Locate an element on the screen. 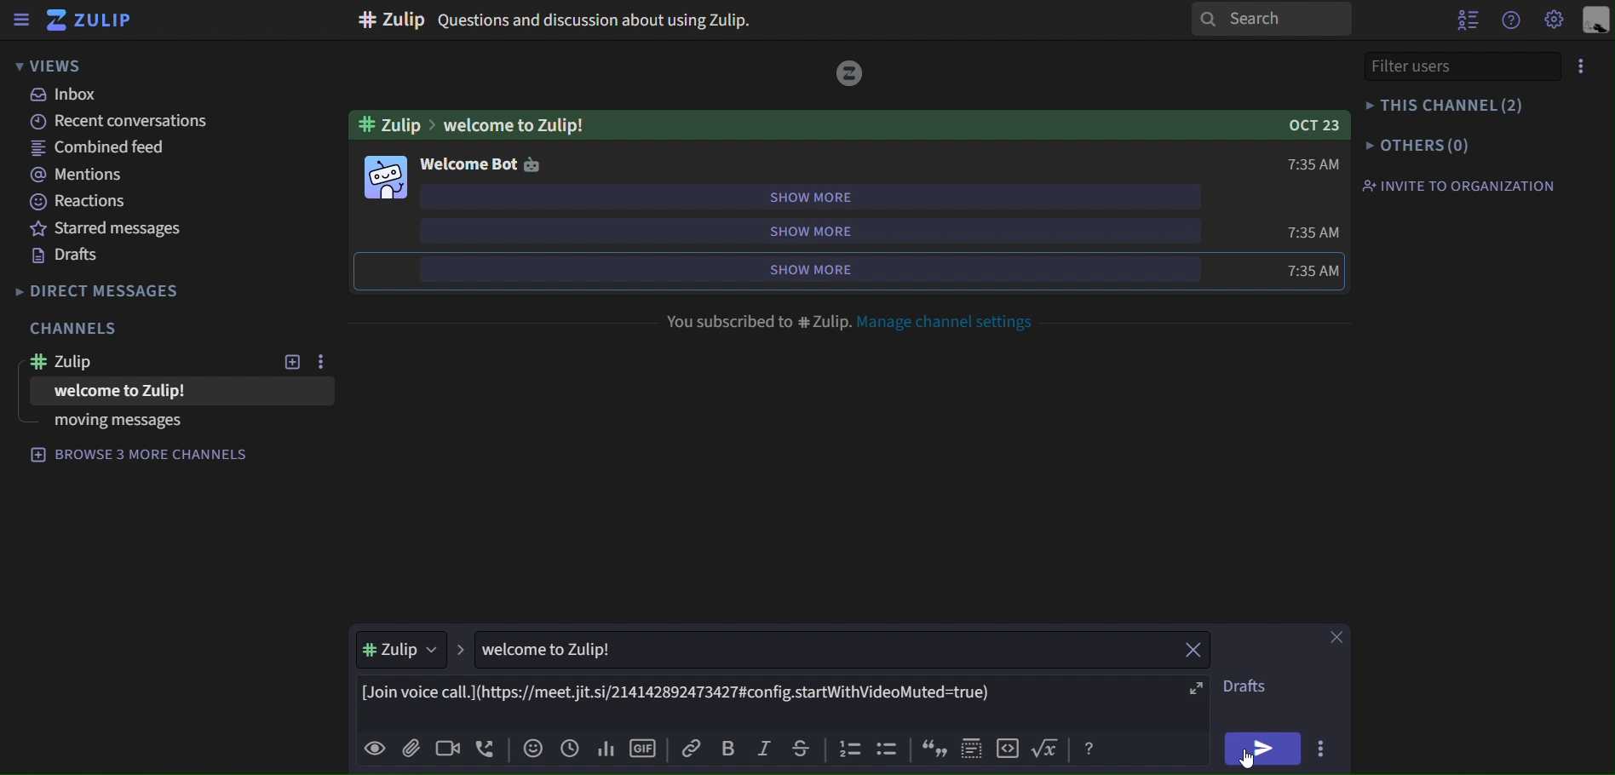  direct messages is located at coordinates (104, 290).